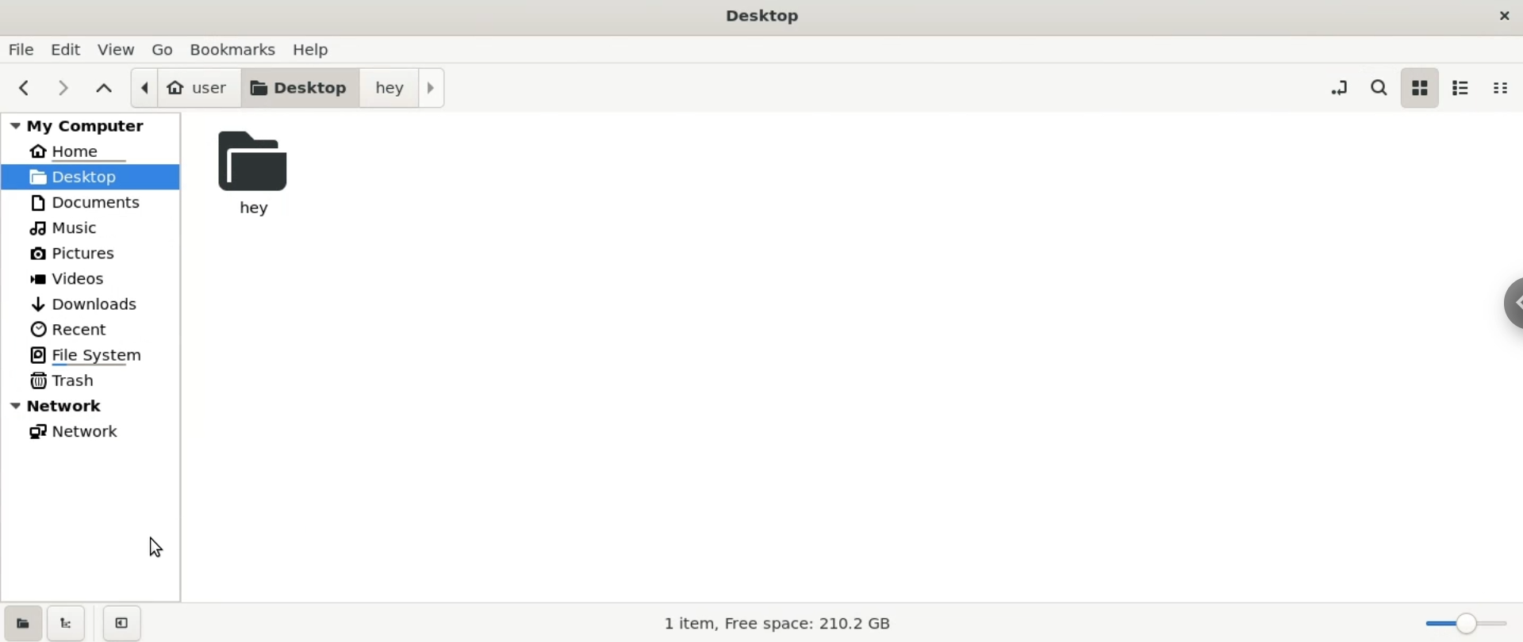  Describe the element at coordinates (67, 227) in the screenshot. I see `music` at that location.